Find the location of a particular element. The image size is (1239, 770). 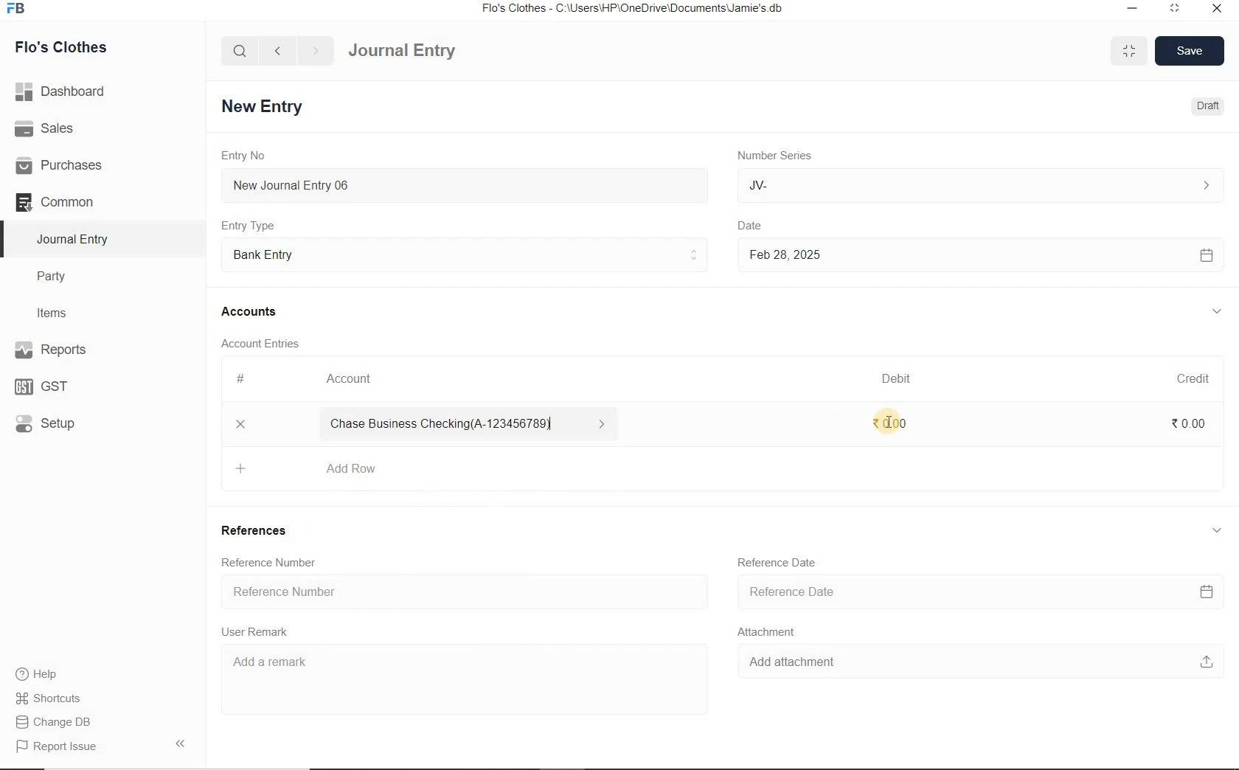

Journal Entry is located at coordinates (74, 239).